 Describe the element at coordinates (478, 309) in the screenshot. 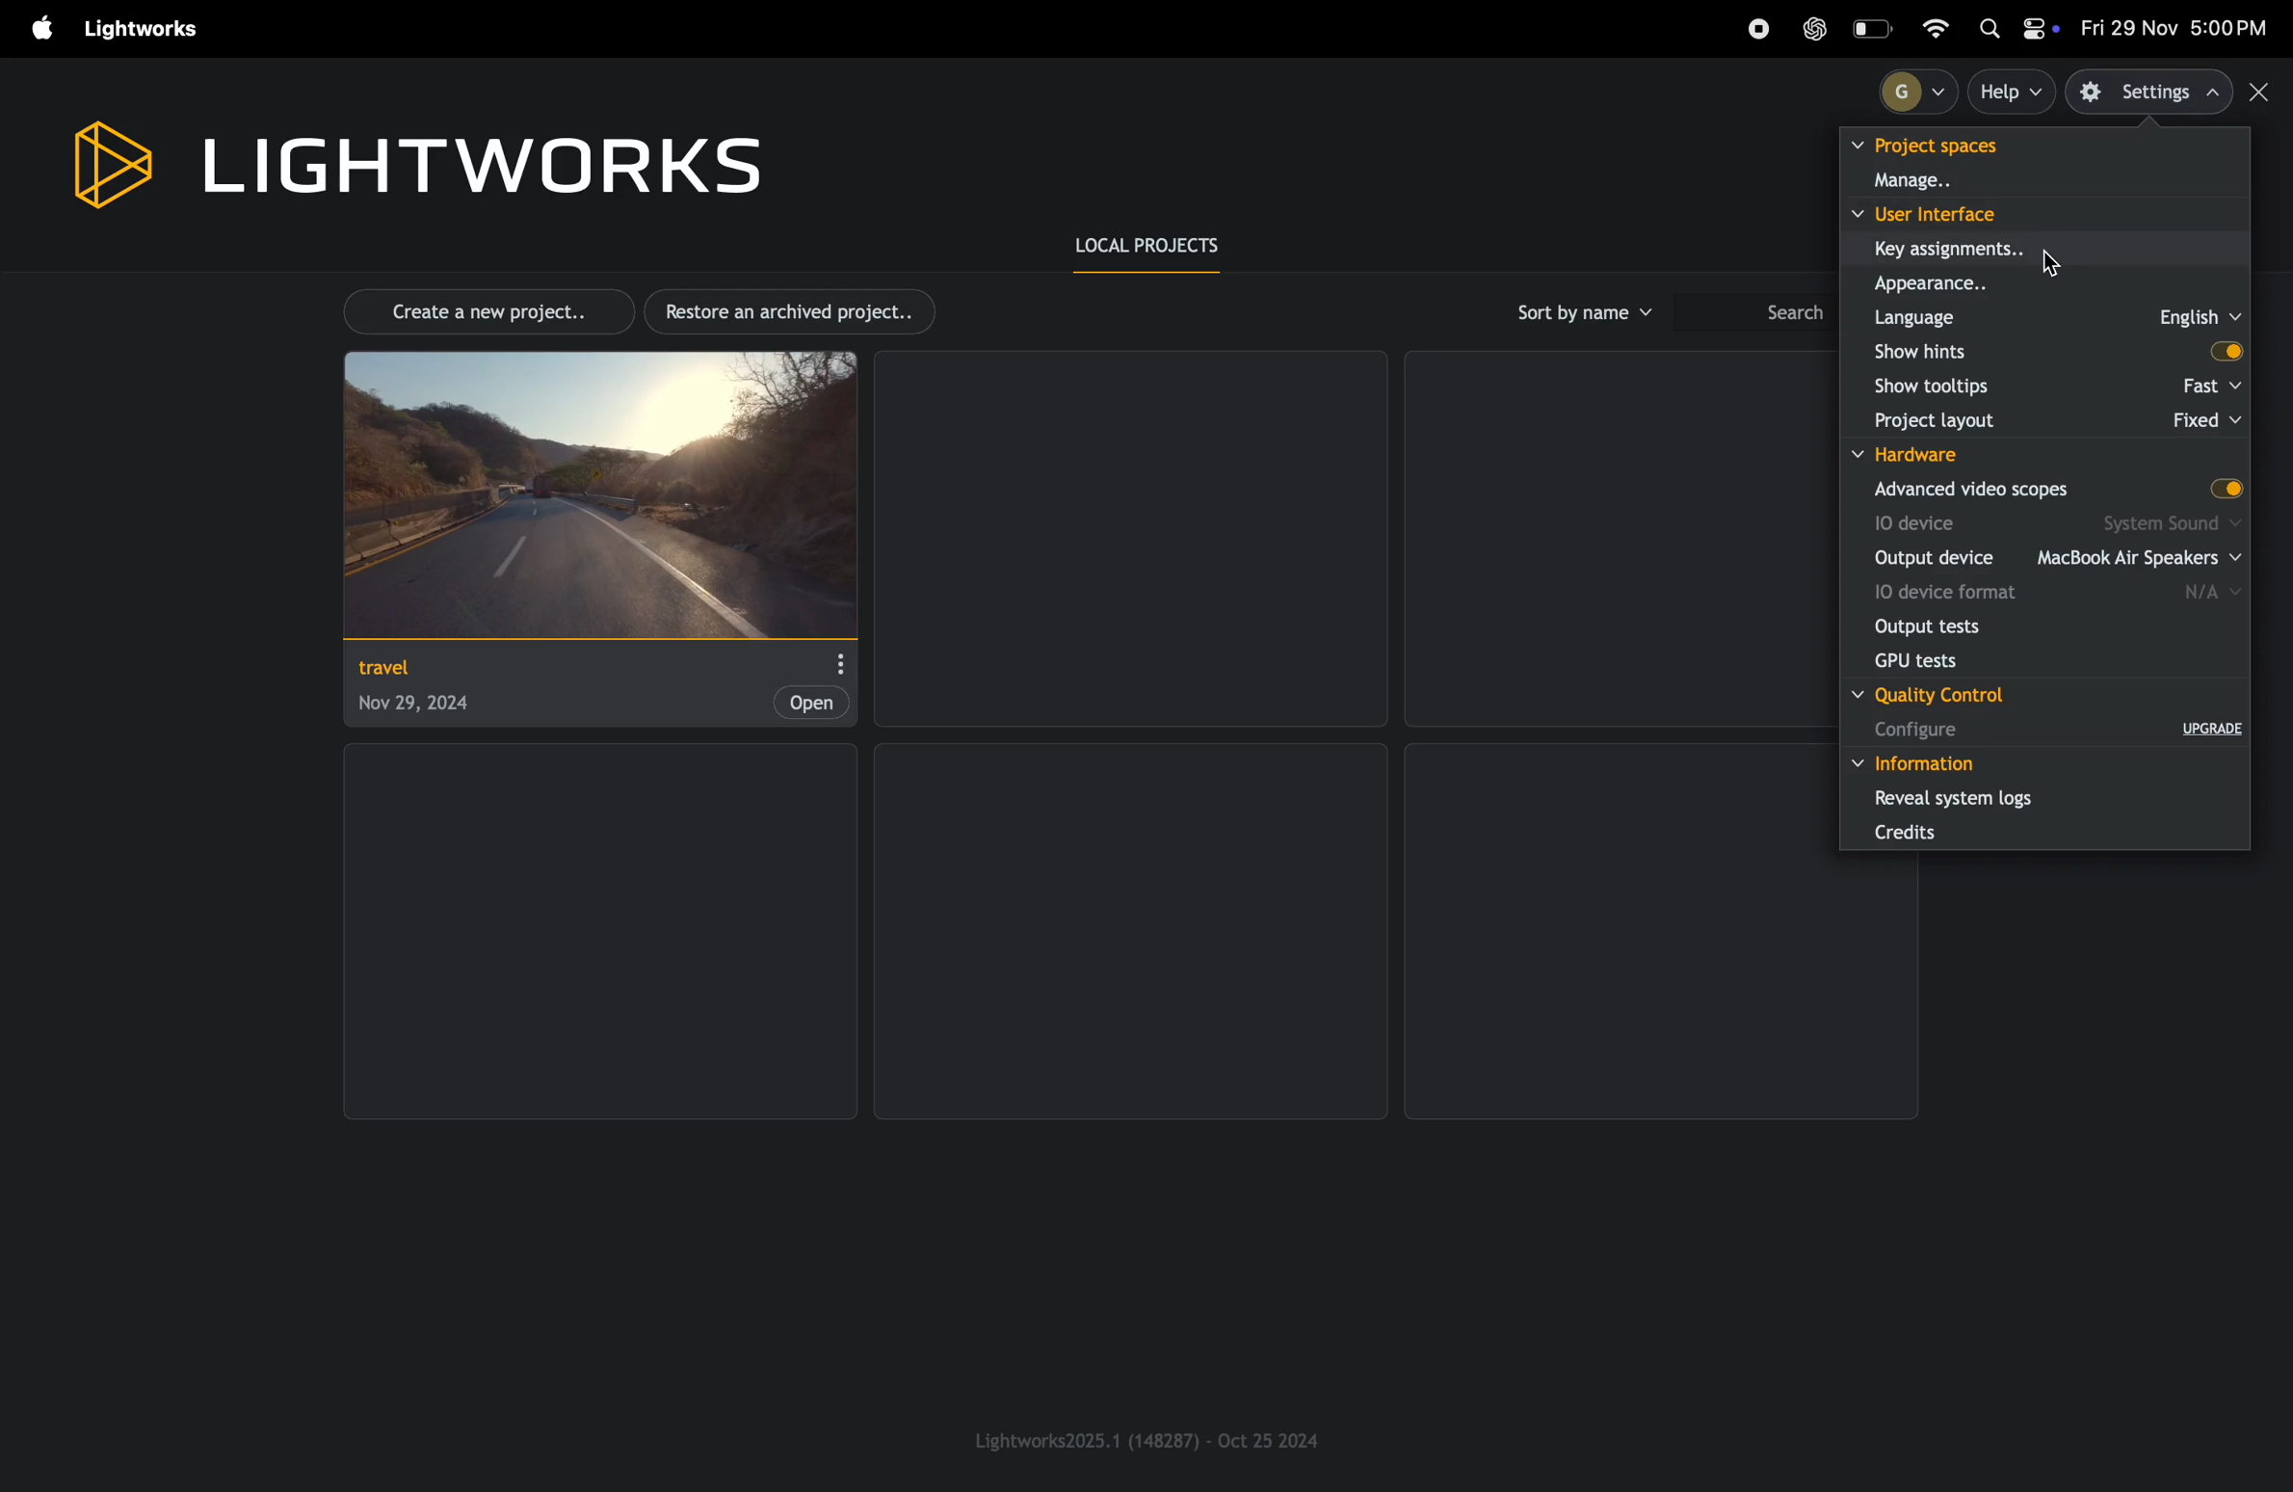

I see `create new project` at that location.